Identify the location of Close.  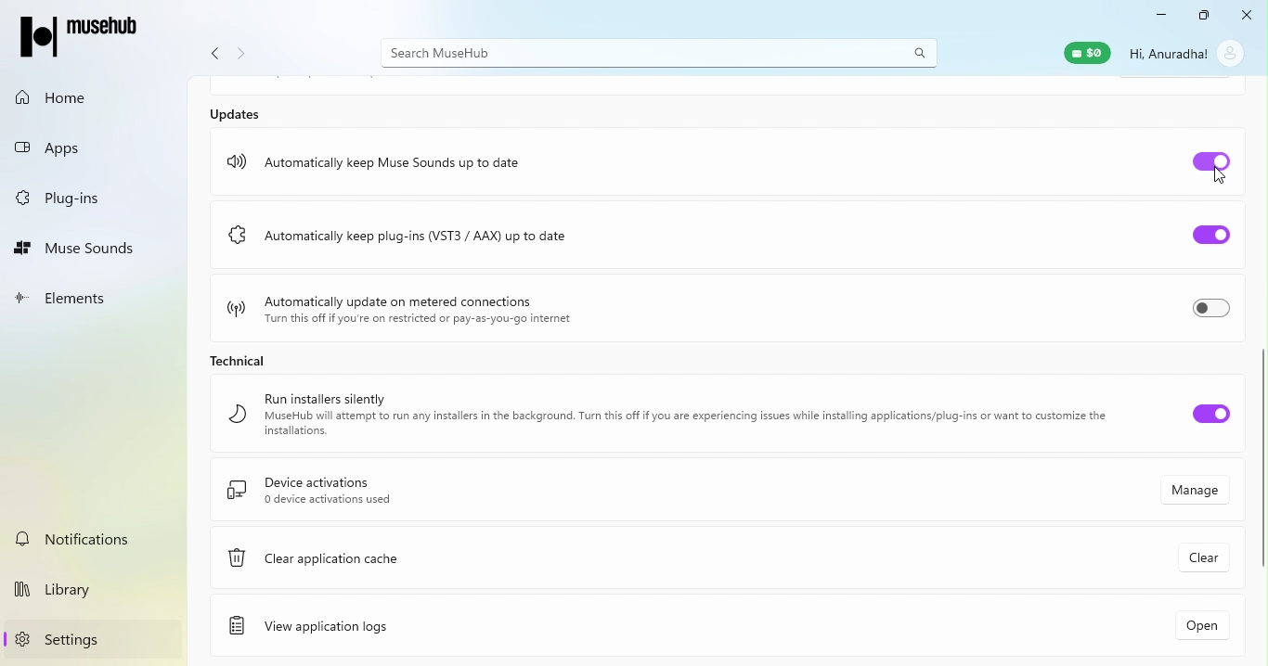
(1243, 16).